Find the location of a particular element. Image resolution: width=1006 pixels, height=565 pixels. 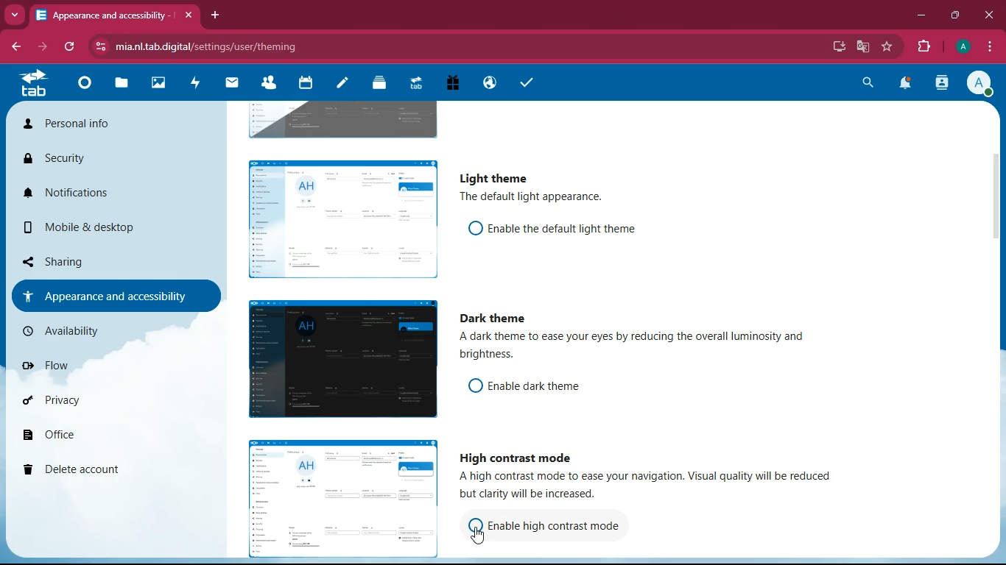

availability is located at coordinates (99, 330).